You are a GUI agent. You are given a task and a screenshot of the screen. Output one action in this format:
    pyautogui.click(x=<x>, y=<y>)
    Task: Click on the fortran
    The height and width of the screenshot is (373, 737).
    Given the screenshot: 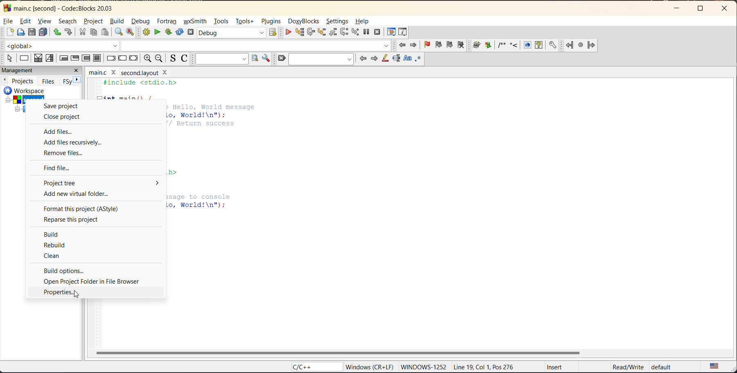 What is the action you would take?
    pyautogui.click(x=580, y=45)
    